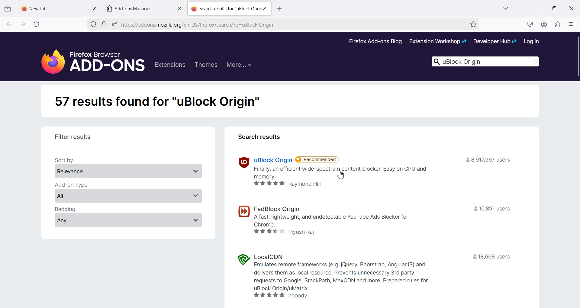 The height and width of the screenshot is (308, 580). Describe the element at coordinates (132, 8) in the screenshot. I see `Add-ons Manager` at that location.